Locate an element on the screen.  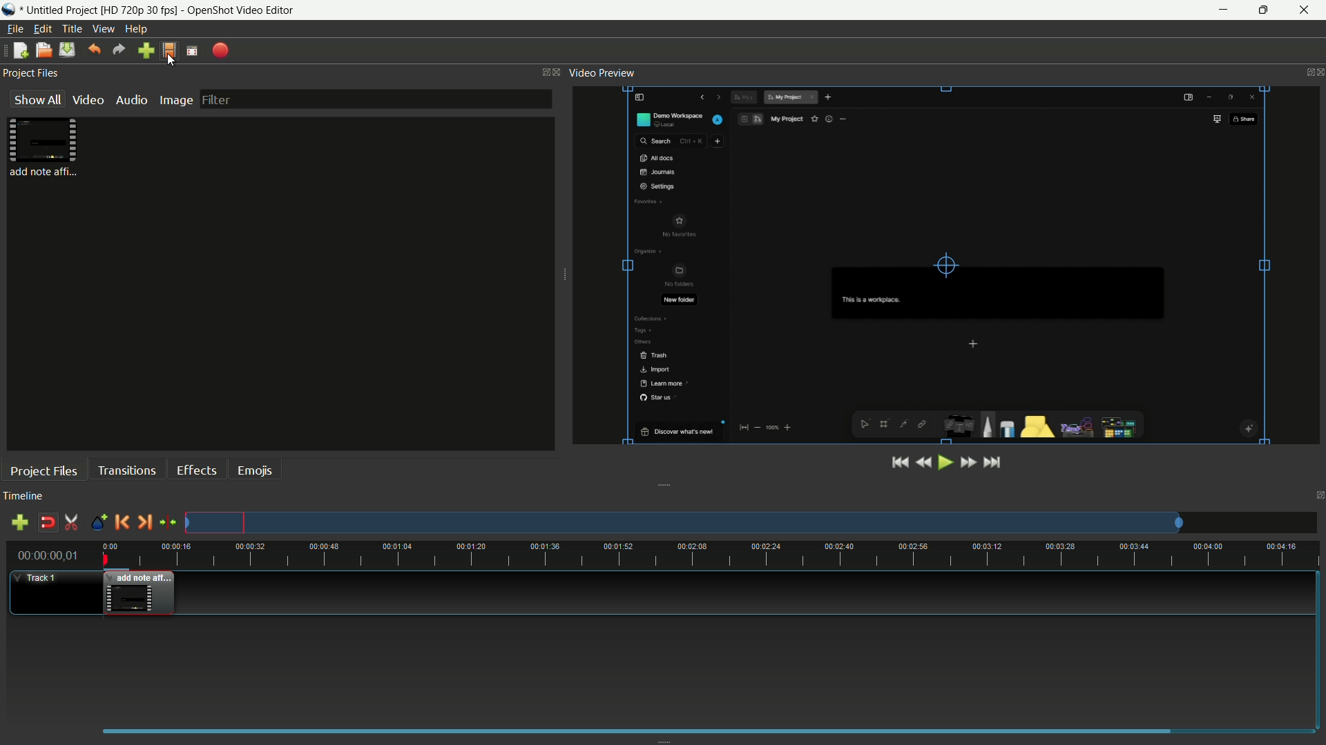
profile is located at coordinates (169, 50).